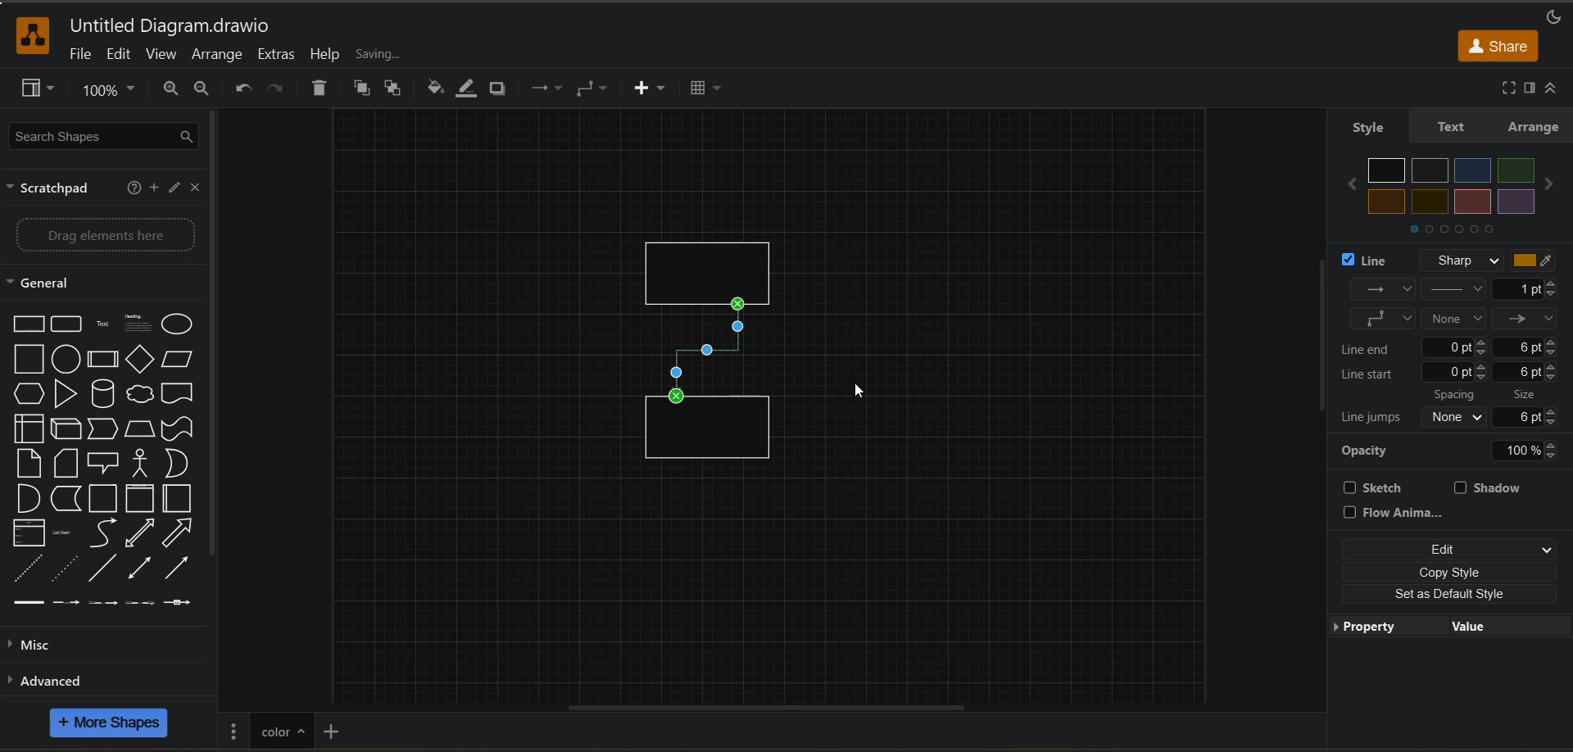 Image resolution: width=1573 pixels, height=752 pixels. What do you see at coordinates (1398, 513) in the screenshot?
I see `flow animation` at bounding box center [1398, 513].